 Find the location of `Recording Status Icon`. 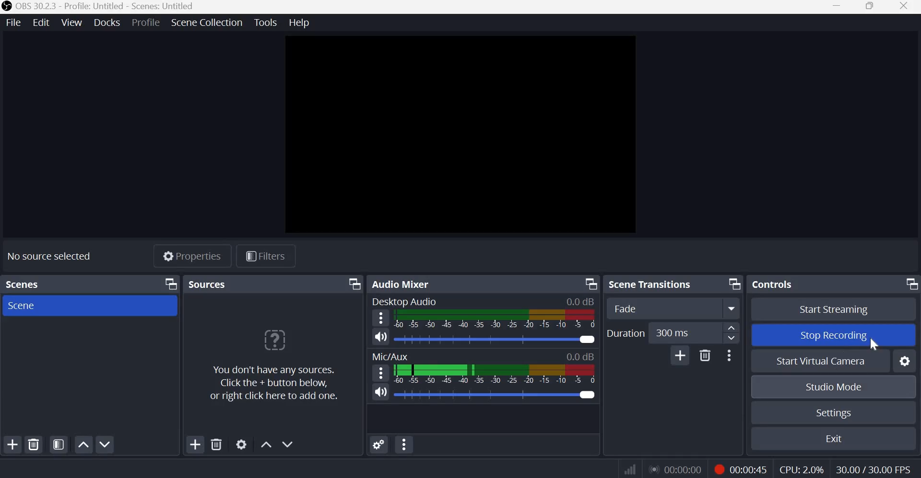

Recording Status Icon is located at coordinates (717, 469).